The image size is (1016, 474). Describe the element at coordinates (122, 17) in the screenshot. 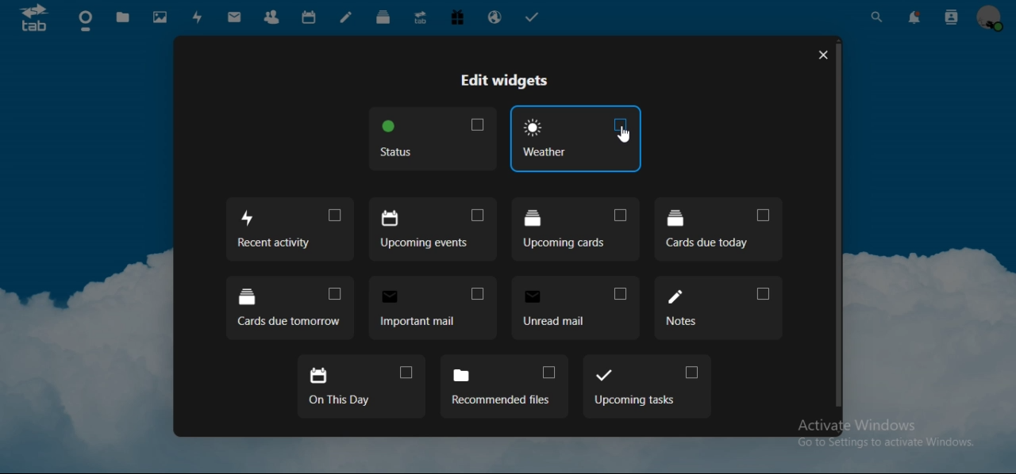

I see `files` at that location.